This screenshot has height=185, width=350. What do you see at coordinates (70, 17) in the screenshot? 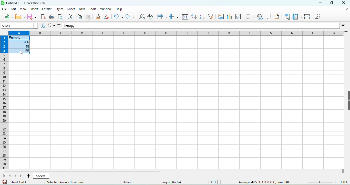
I see `cut` at bounding box center [70, 17].